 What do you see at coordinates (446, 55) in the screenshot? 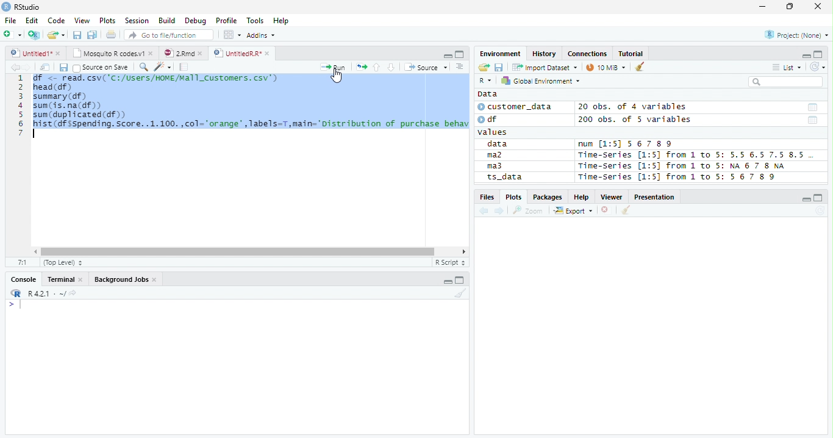
I see `Minimize` at bounding box center [446, 55].